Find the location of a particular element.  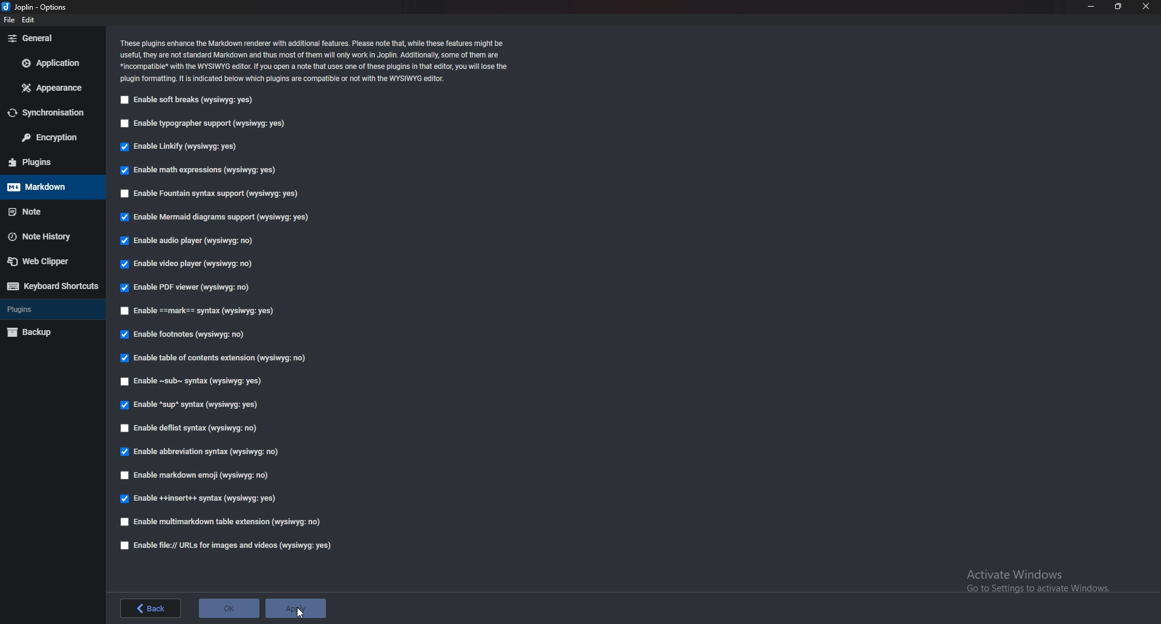

Enable sup syntax is located at coordinates (190, 406).